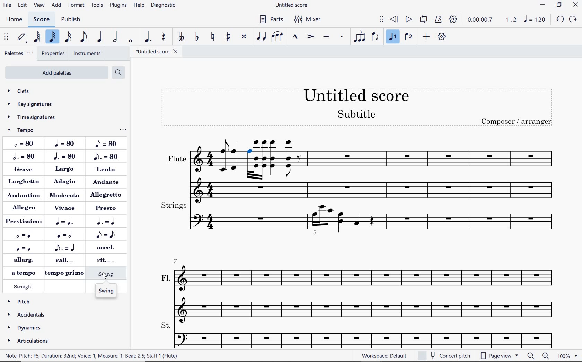 The image size is (582, 362). What do you see at coordinates (131, 40) in the screenshot?
I see `WHOLE NOTE` at bounding box center [131, 40].